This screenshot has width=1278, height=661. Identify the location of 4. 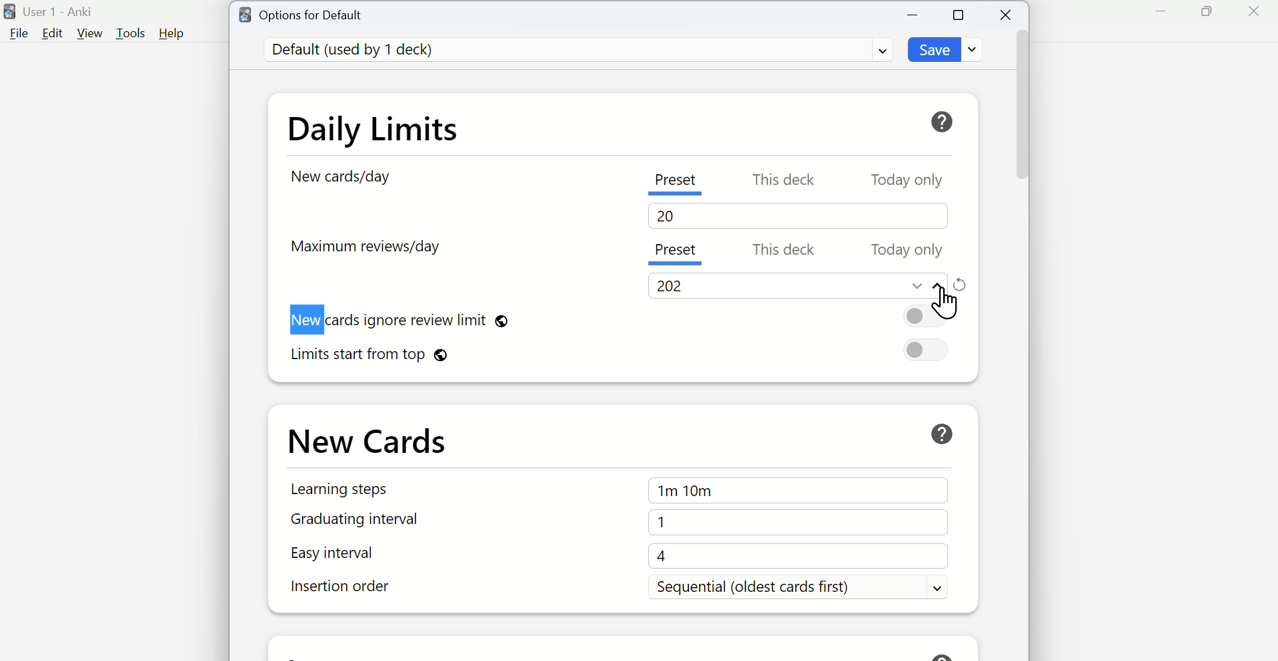
(799, 556).